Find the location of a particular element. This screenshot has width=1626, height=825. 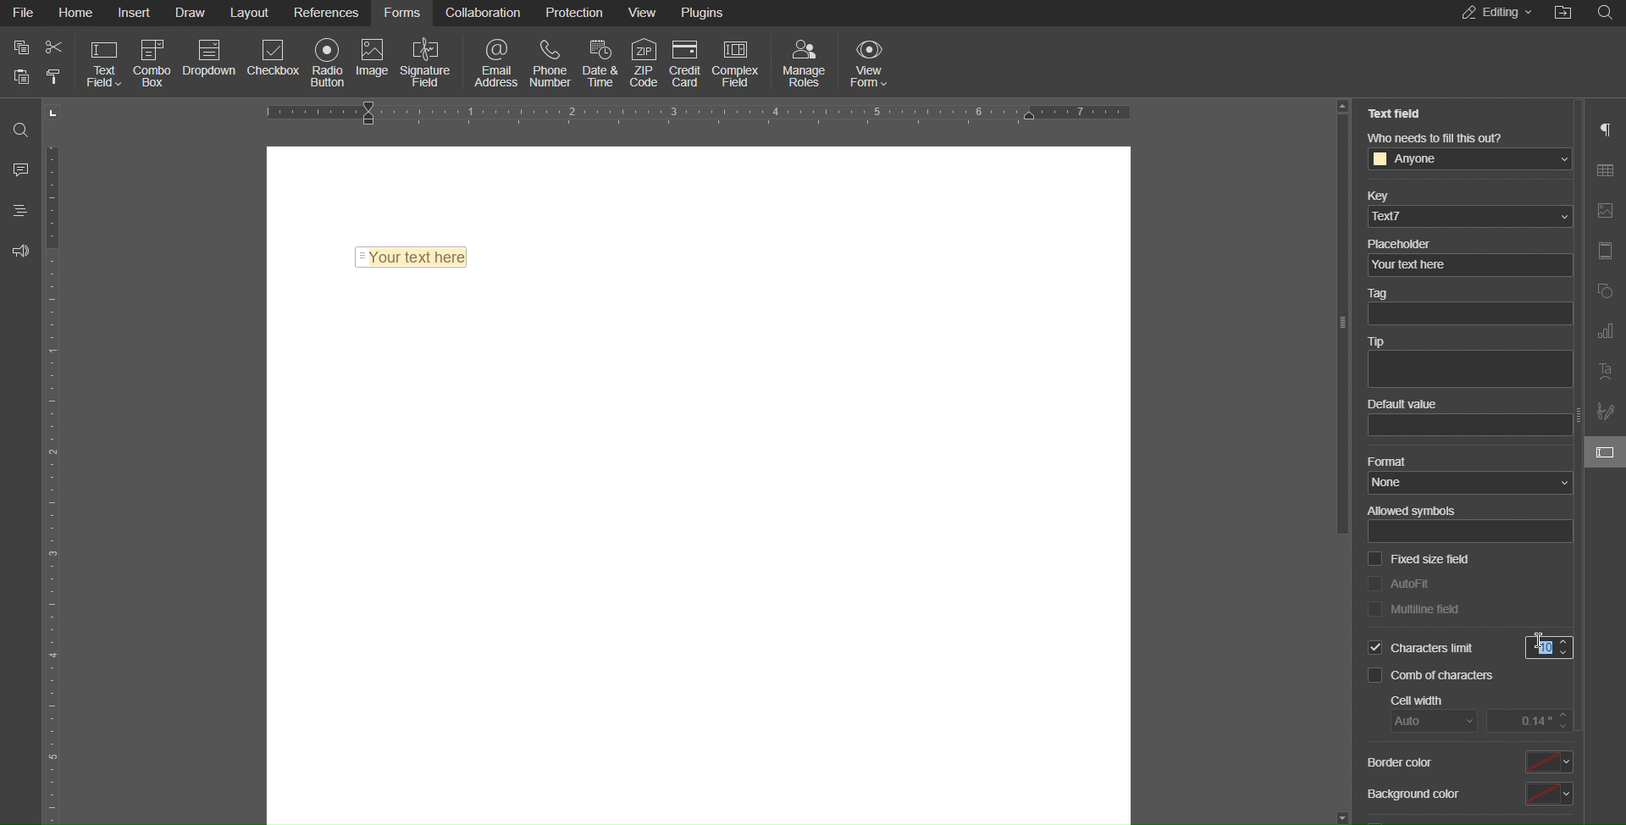

File is located at coordinates (21, 13).